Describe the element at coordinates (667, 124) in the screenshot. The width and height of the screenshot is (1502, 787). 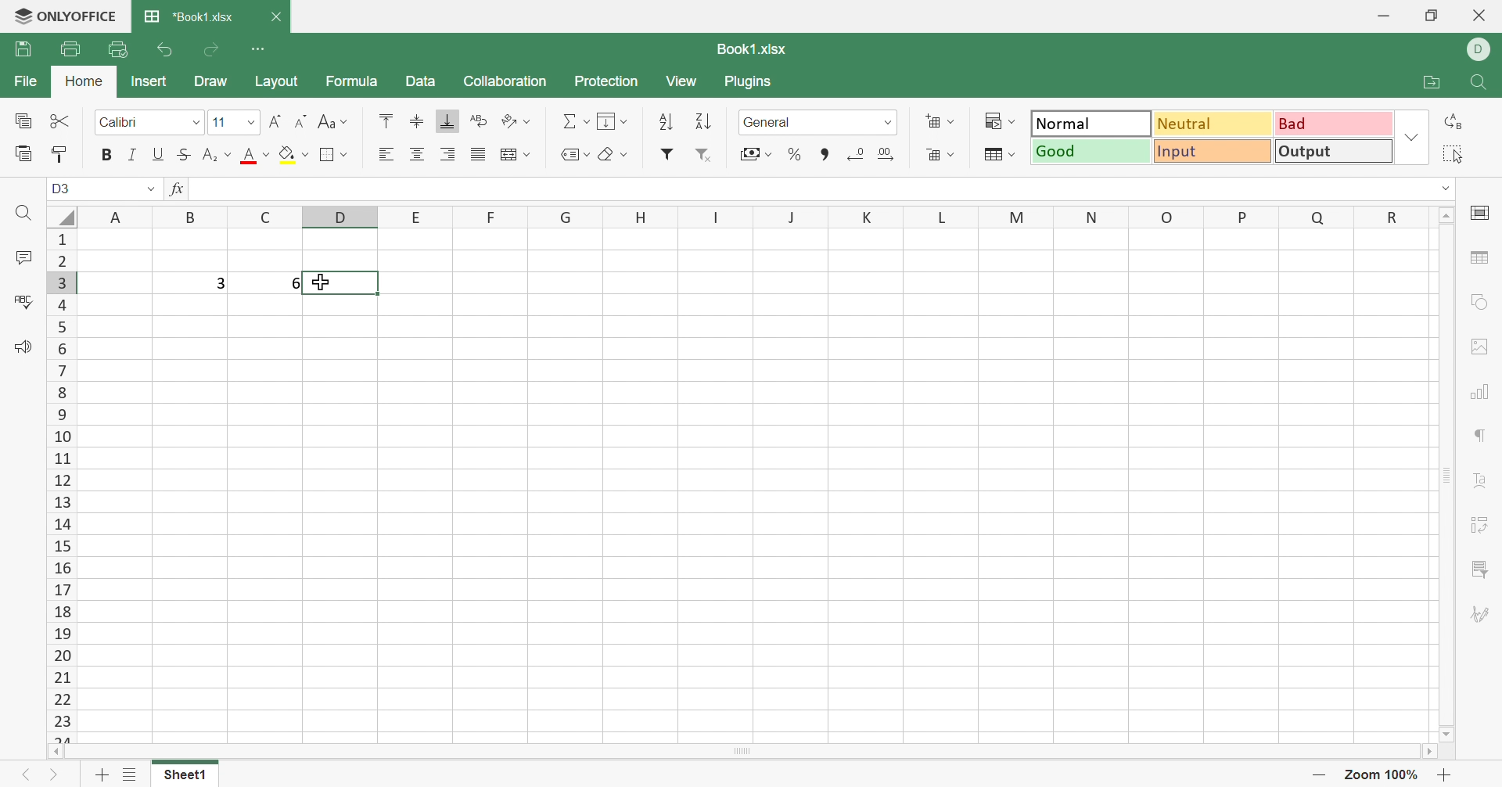
I see `Sort ascending` at that location.